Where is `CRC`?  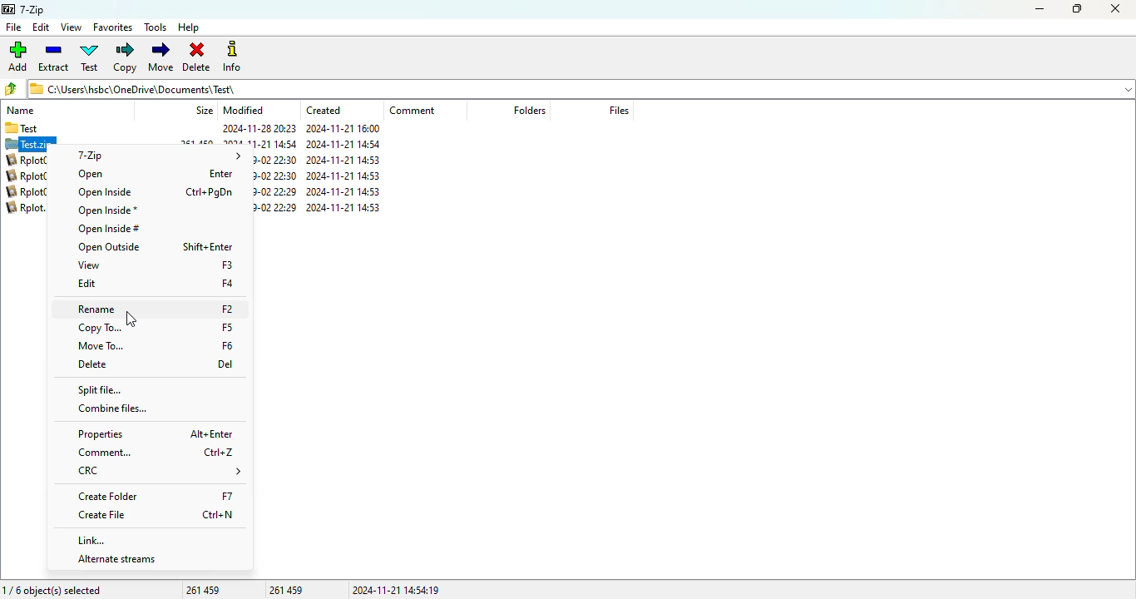 CRC is located at coordinates (157, 472).